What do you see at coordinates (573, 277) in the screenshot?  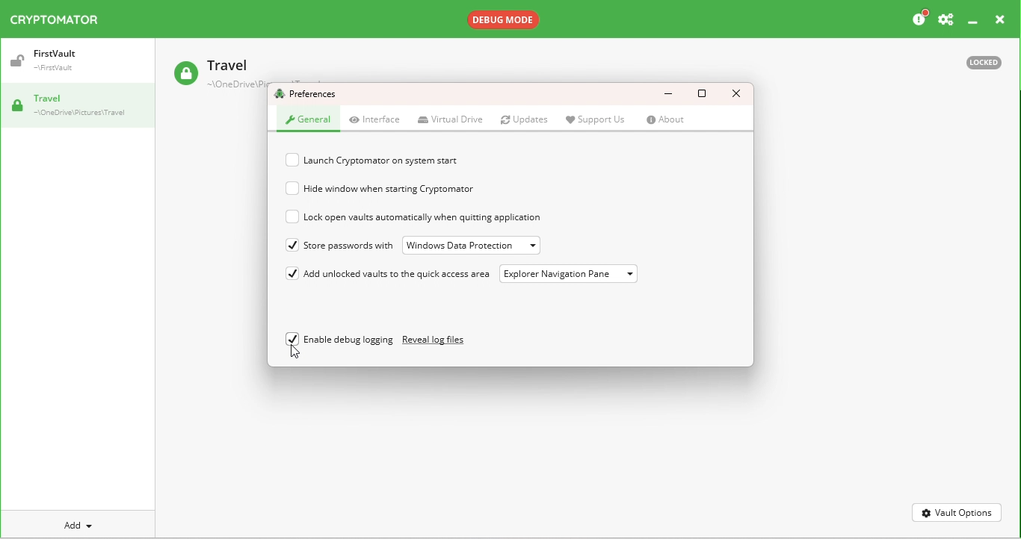 I see `Explore navigation pane` at bounding box center [573, 277].